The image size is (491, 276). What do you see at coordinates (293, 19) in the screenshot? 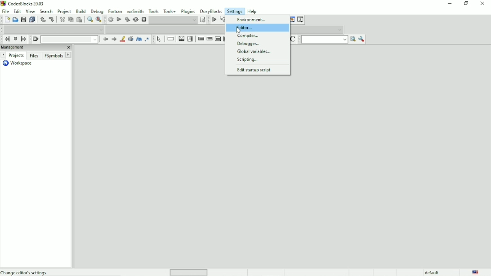
I see `Debugging windows` at bounding box center [293, 19].